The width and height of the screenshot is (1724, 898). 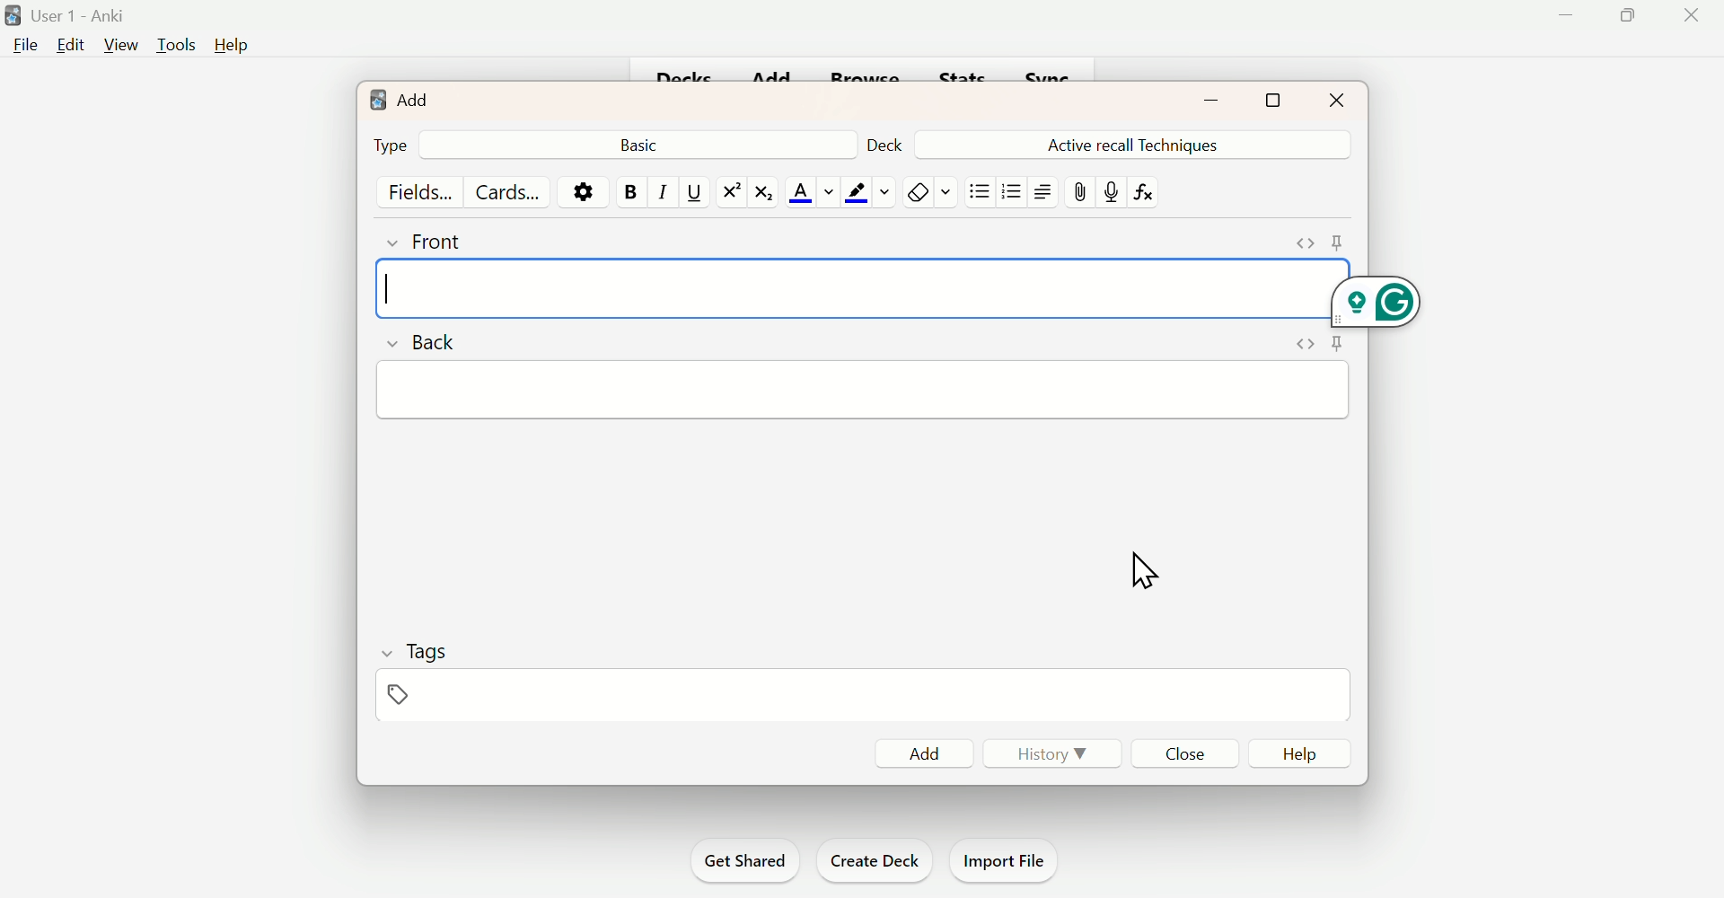 I want to click on Back, so click(x=641, y=143).